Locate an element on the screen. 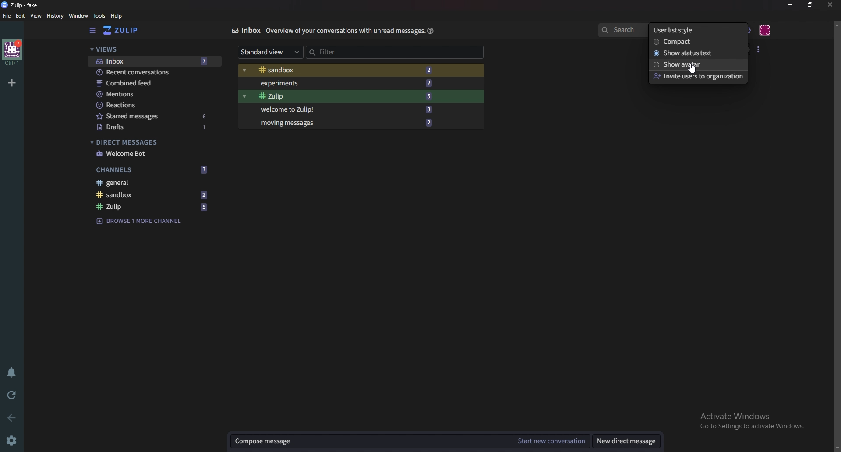 This screenshot has height=452, width=841. Start new conversation is located at coordinates (550, 441).